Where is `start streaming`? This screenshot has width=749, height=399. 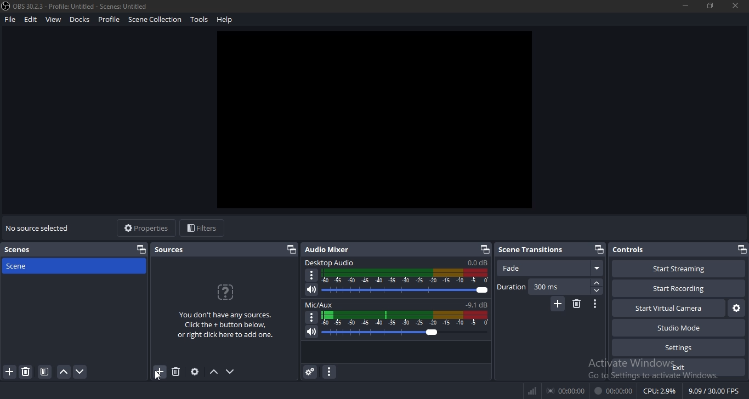 start streaming is located at coordinates (672, 269).